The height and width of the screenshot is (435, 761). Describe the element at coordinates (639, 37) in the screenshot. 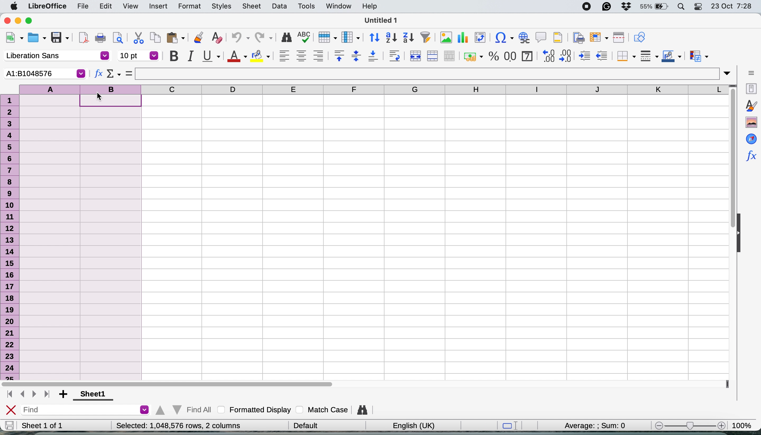

I see `show draw functions` at that location.